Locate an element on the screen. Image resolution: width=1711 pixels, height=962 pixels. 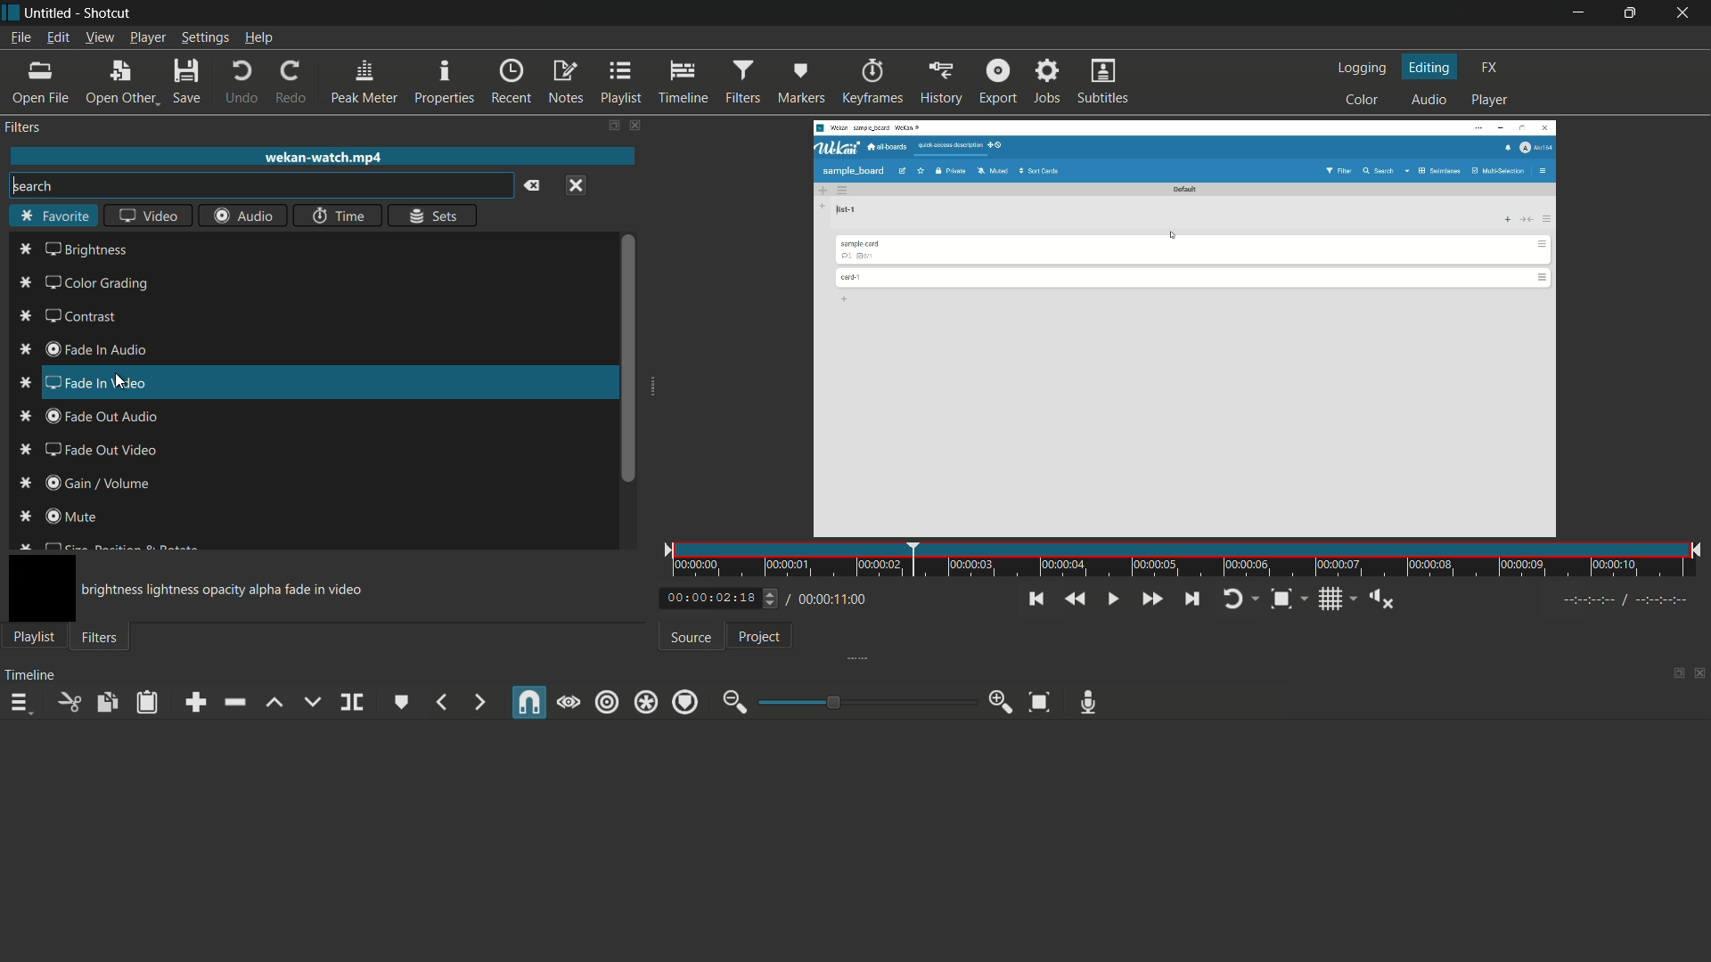
change layout is located at coordinates (610, 126).